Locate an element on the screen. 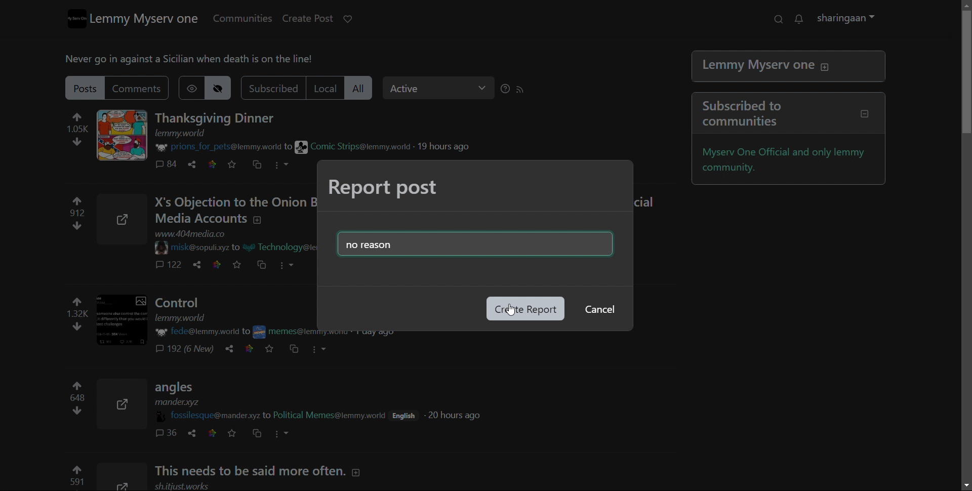  Post on "X's Objection to the Onion Buying InfoWars Is a Reminder You Do Not Own Your SocialMedia Accounts" is located at coordinates (236, 211).